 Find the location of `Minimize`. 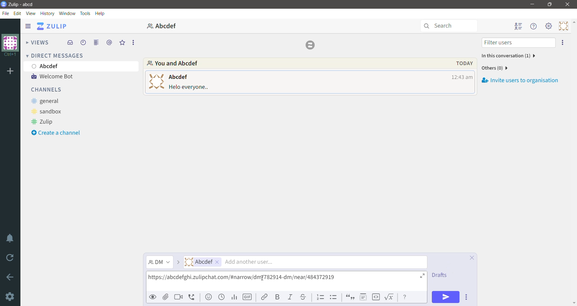

Minimize is located at coordinates (533, 4).